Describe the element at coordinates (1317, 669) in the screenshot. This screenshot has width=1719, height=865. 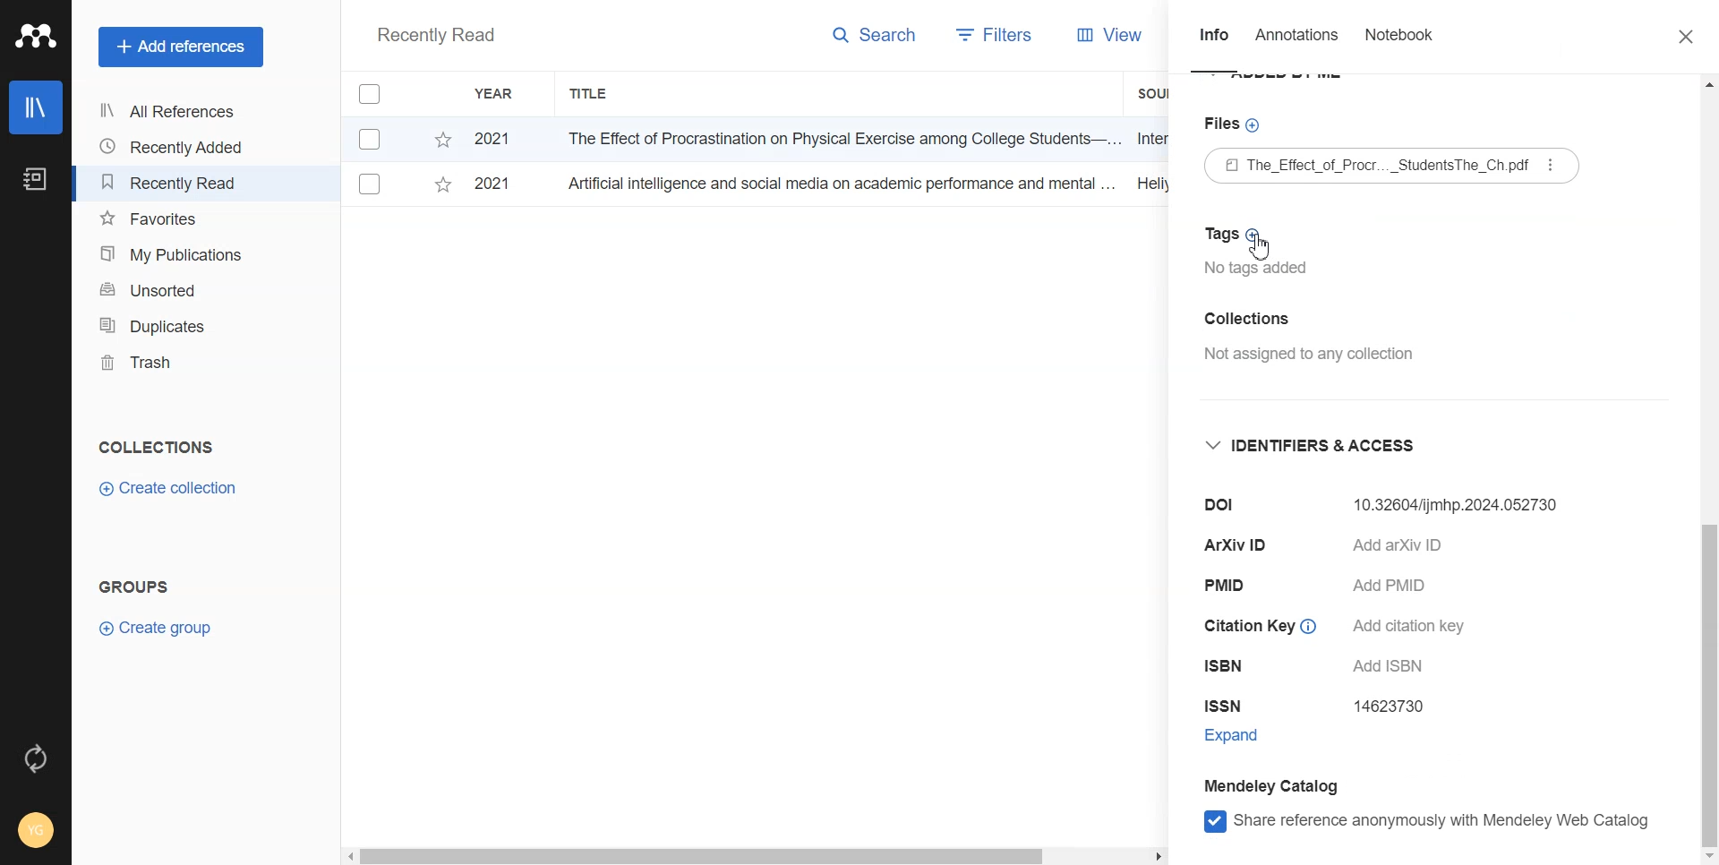
I see `ISBN Add ISBN` at that location.